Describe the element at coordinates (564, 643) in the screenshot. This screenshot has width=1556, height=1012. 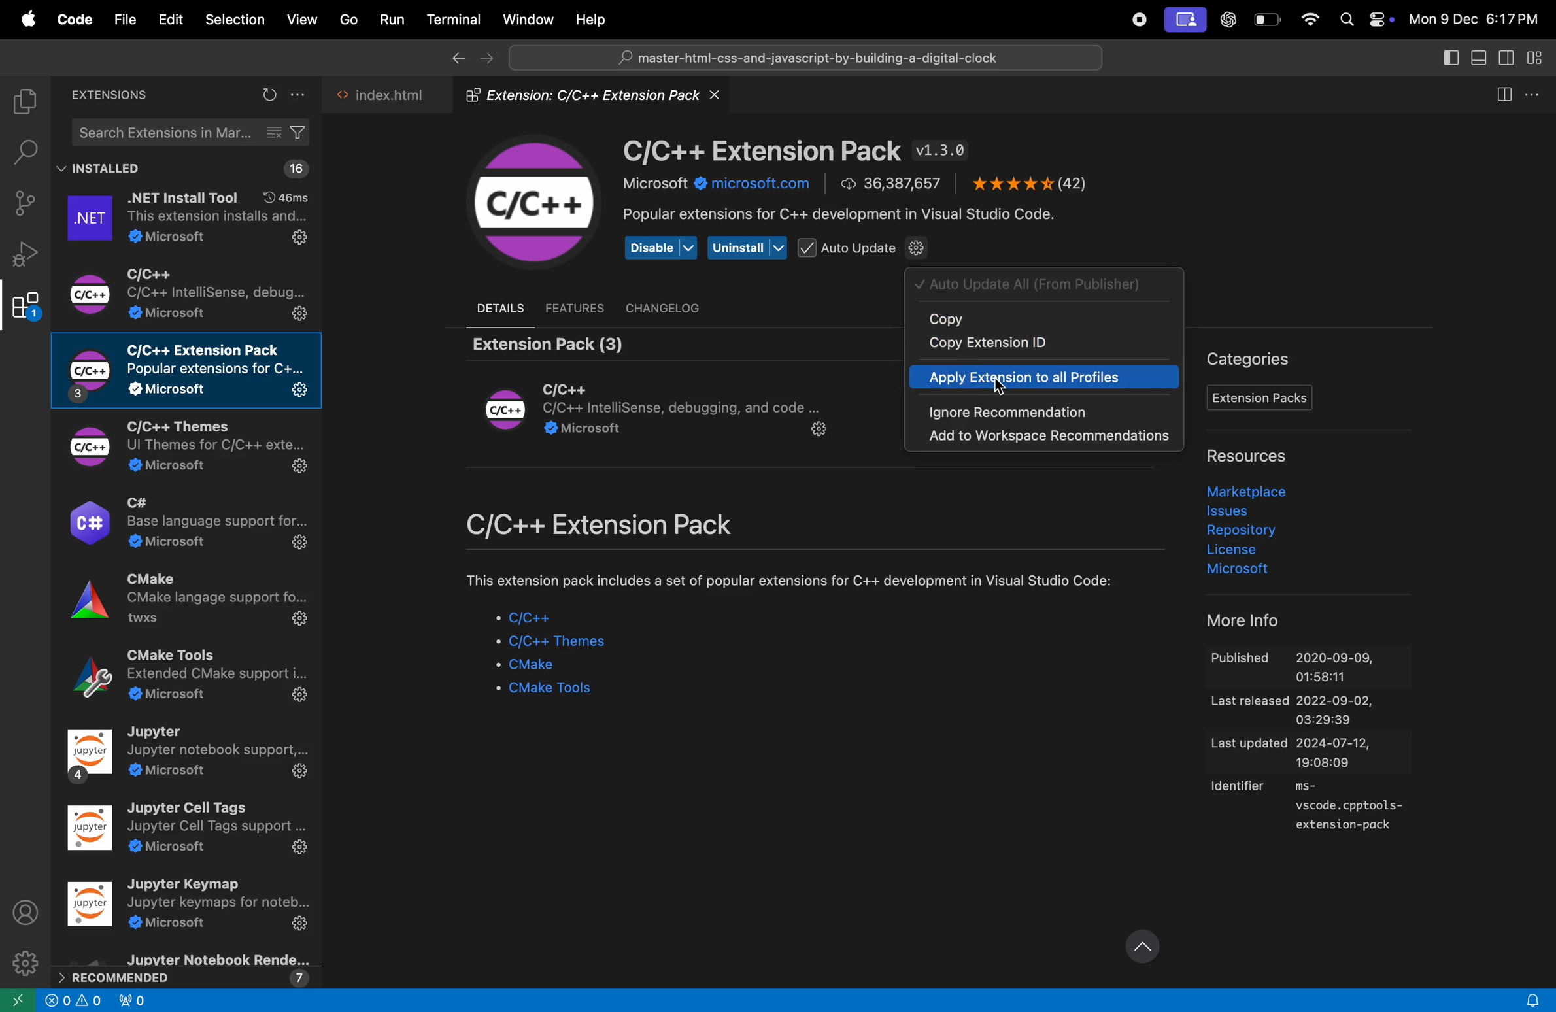
I see `c/C++ themes` at that location.